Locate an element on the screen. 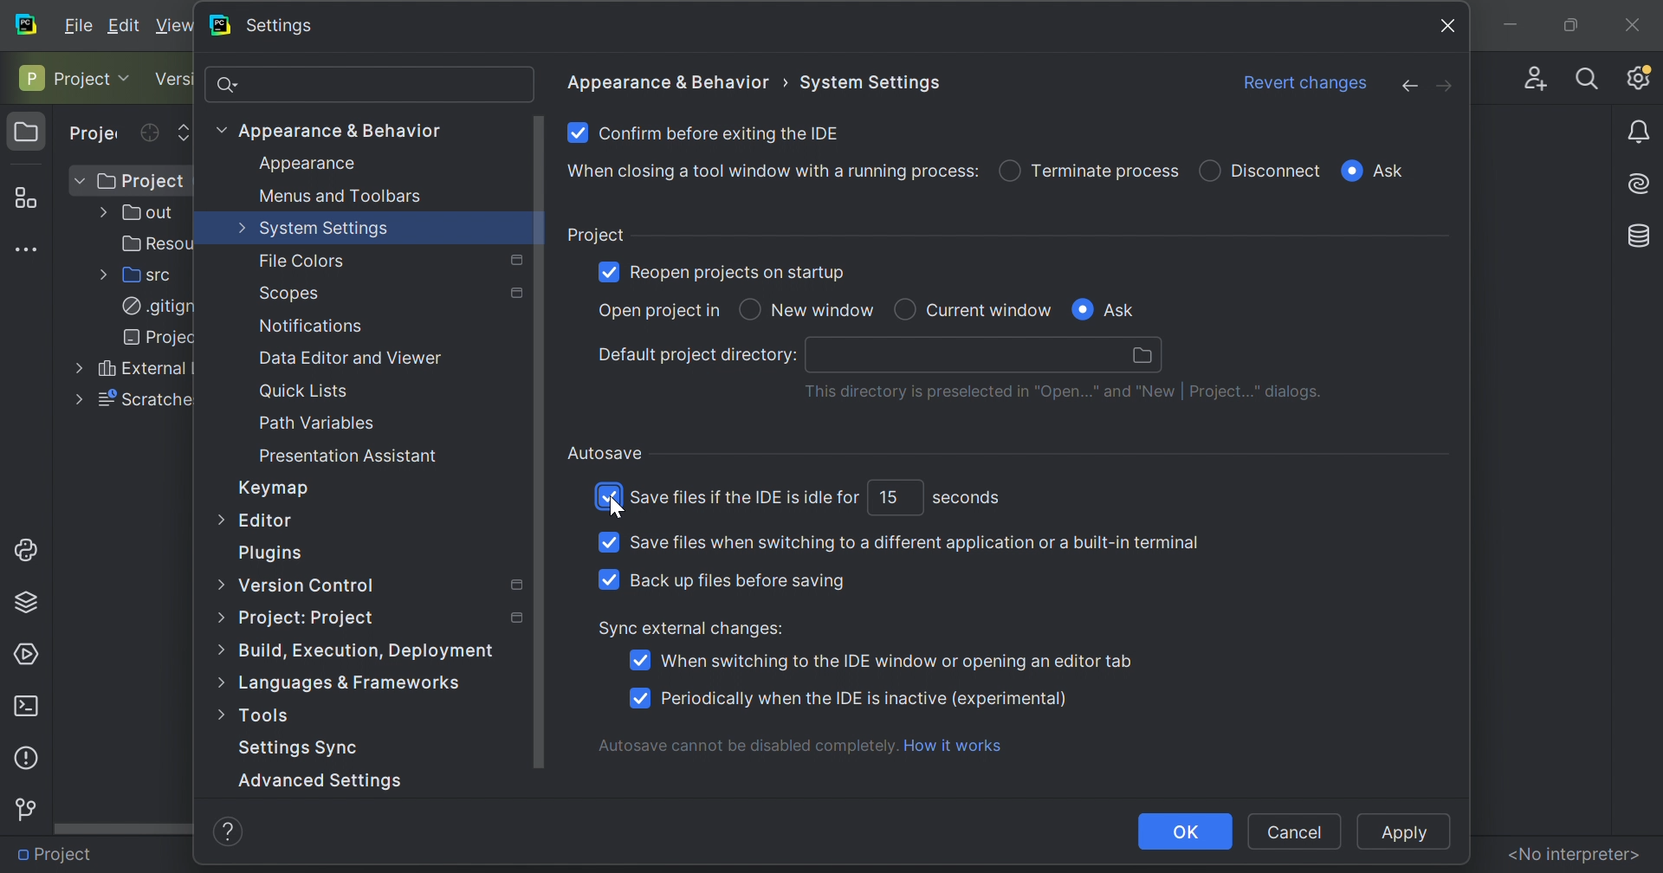 The width and height of the screenshot is (1663, 873). More is located at coordinates (74, 369).